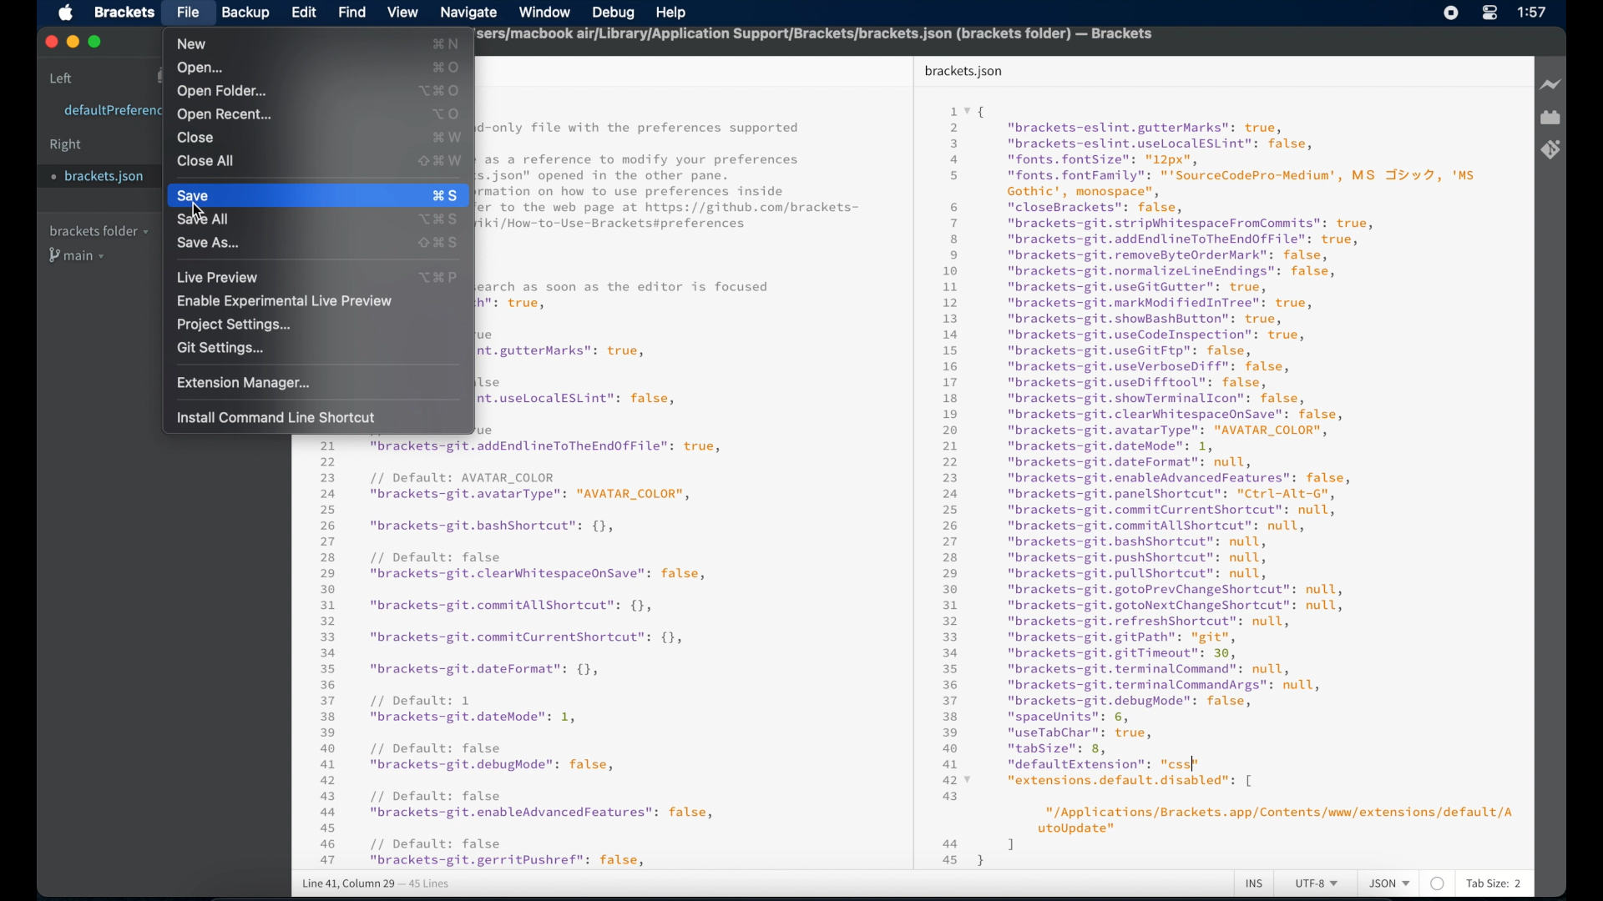 The width and height of the screenshot is (1603, 901). I want to click on brackets json, so click(963, 71).